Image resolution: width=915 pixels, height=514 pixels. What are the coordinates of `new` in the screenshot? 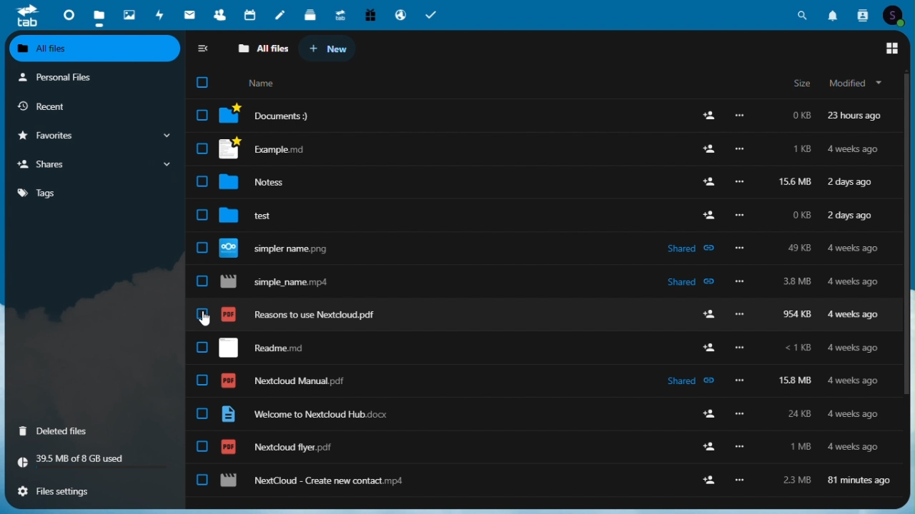 It's located at (333, 49).